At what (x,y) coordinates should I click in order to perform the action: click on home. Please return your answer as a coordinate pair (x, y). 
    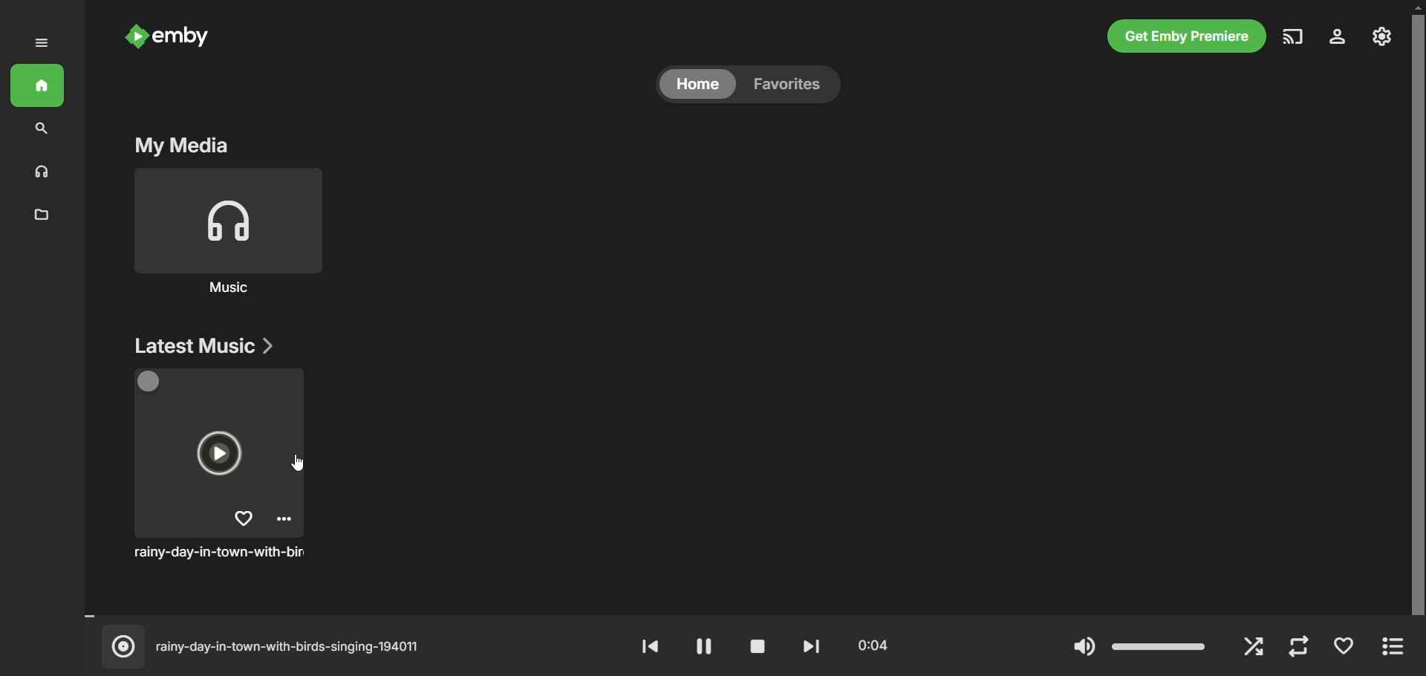
    Looking at the image, I should click on (699, 85).